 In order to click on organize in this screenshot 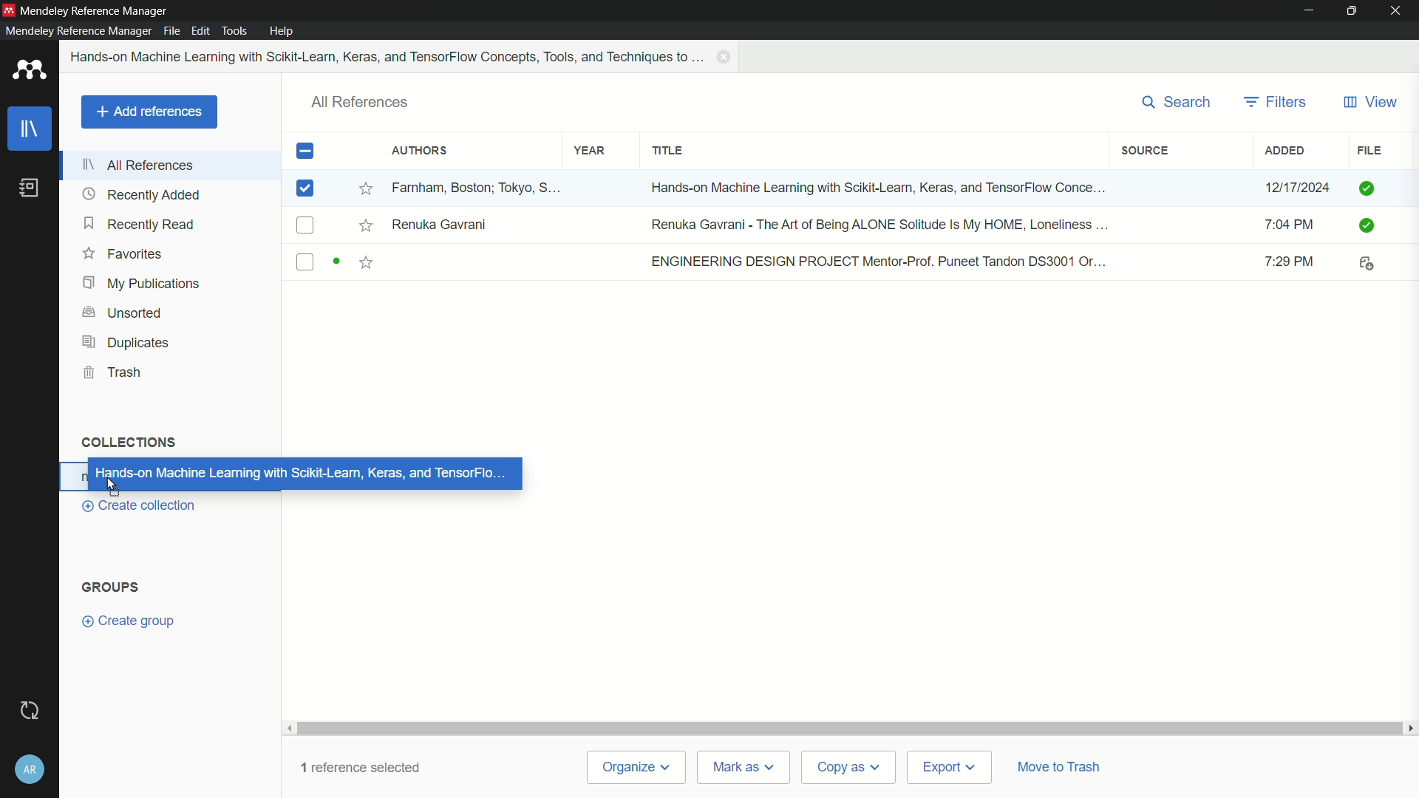, I will do `click(636, 767)`.